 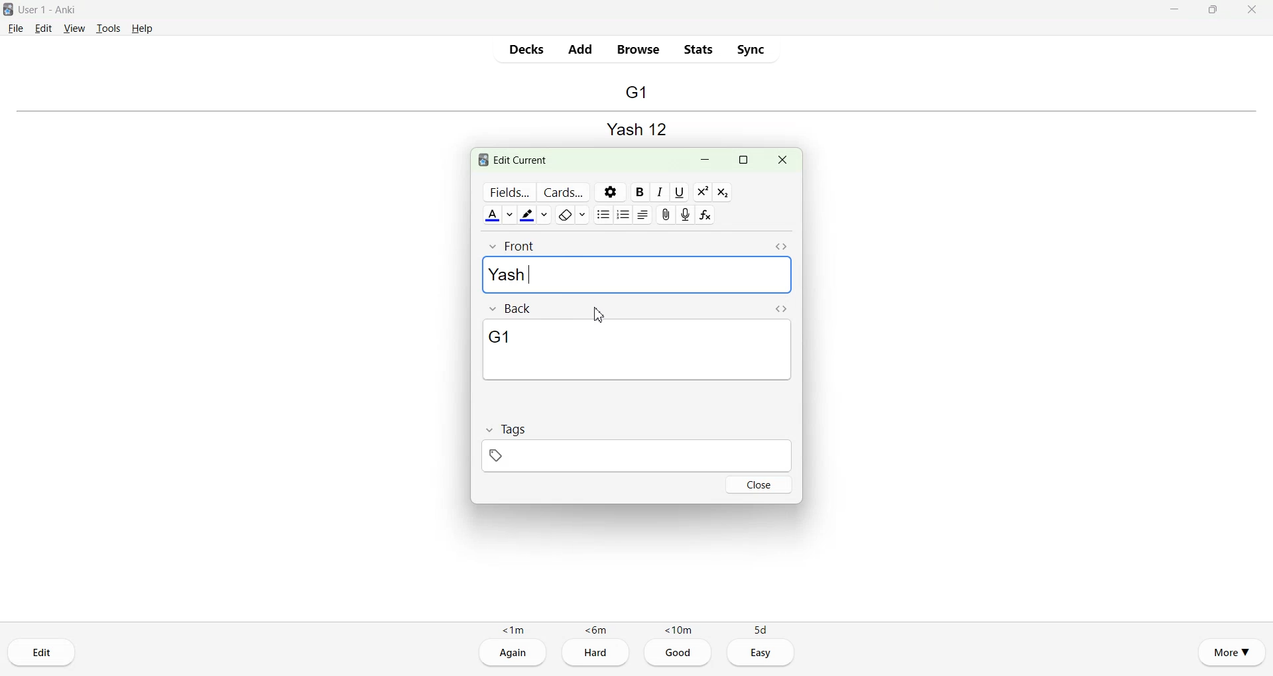 What do you see at coordinates (524, 159) in the screenshot?
I see `Edit Current` at bounding box center [524, 159].